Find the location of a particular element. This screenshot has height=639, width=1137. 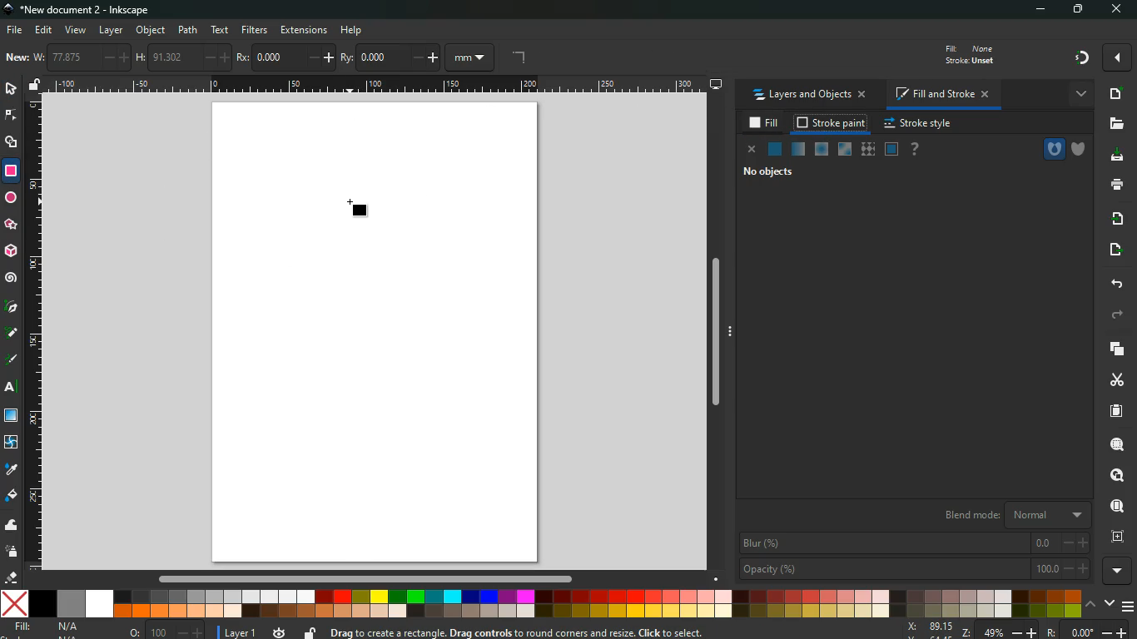

menu is located at coordinates (1129, 607).